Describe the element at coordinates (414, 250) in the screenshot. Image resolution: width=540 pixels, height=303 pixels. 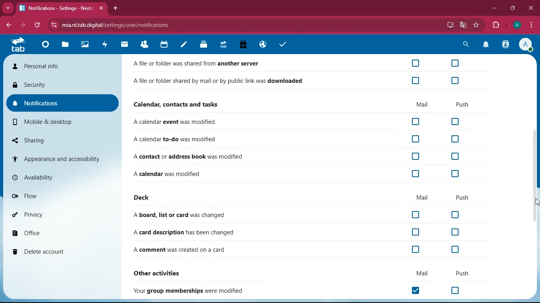
I see `off` at that location.